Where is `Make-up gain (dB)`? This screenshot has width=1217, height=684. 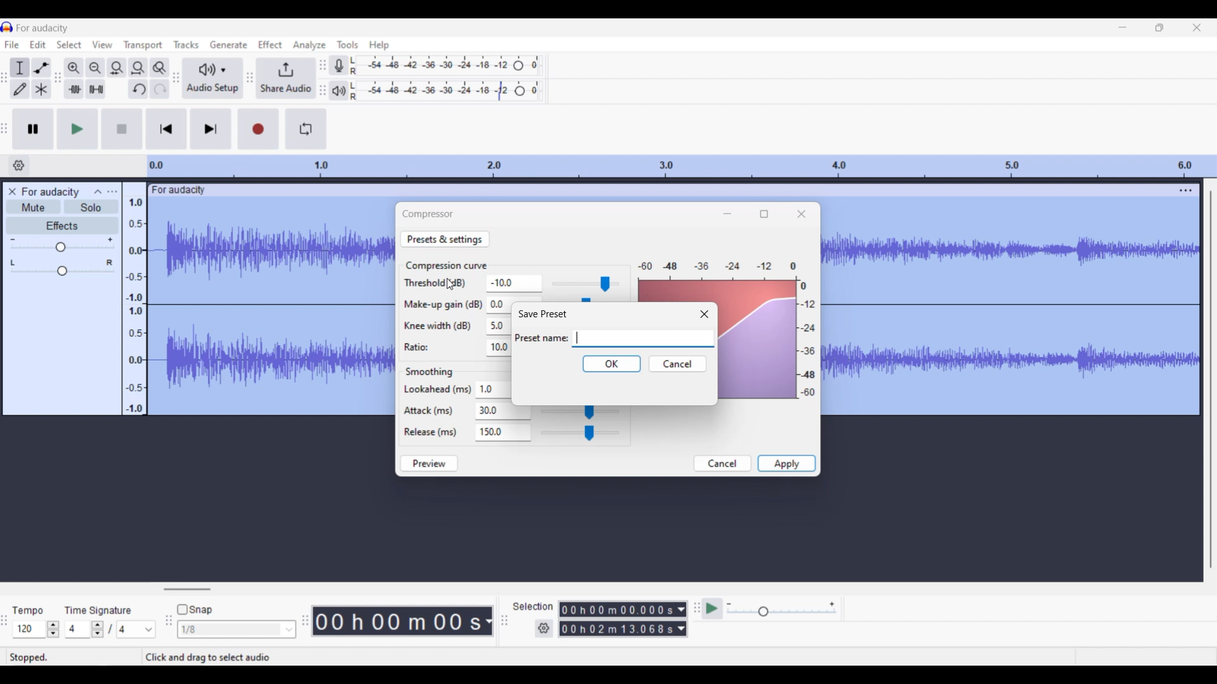
Make-up gain (dB) is located at coordinates (441, 306).